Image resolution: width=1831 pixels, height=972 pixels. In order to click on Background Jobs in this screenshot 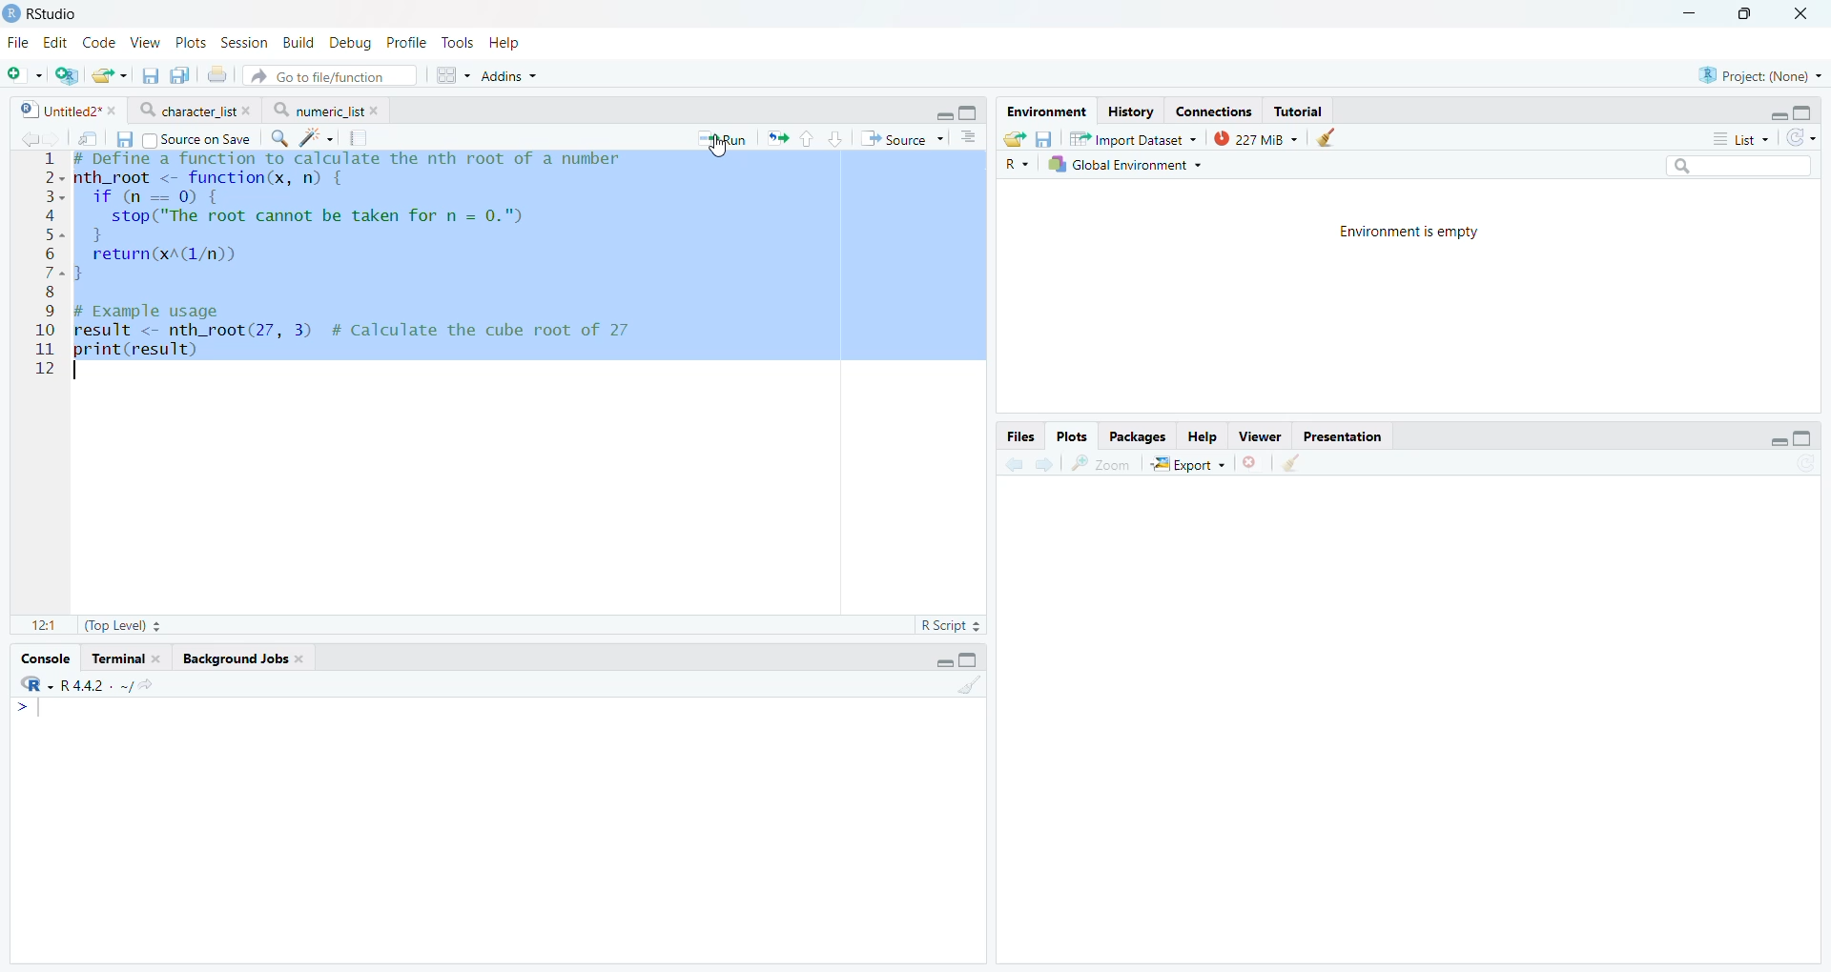, I will do `click(244, 657)`.